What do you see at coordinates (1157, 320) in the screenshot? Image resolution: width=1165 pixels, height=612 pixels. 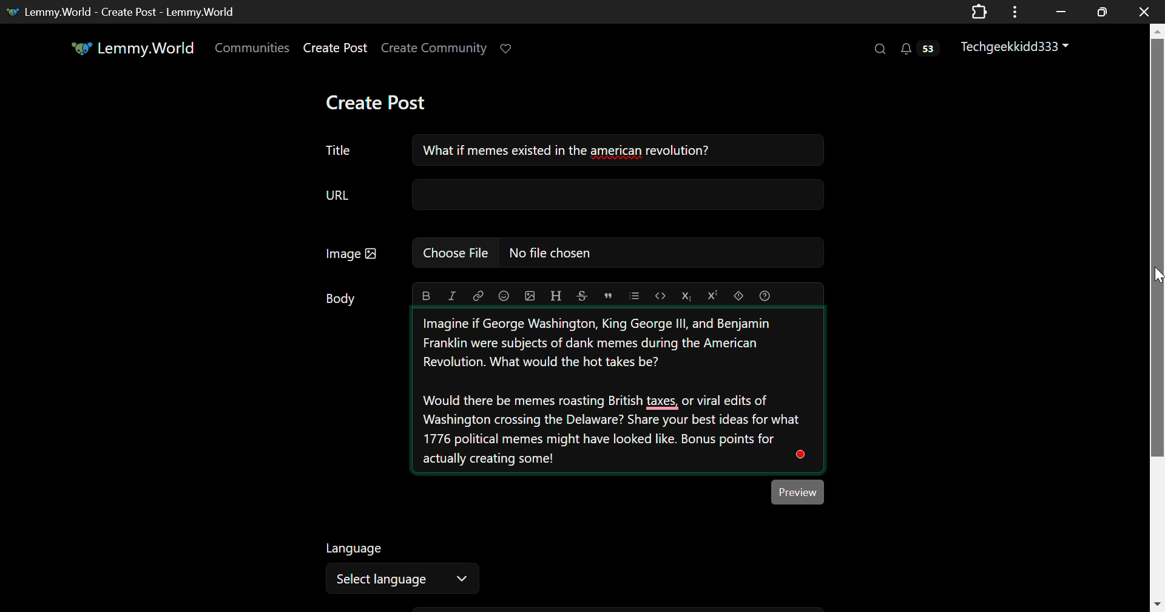 I see `Vertical Scroll Bar` at bounding box center [1157, 320].